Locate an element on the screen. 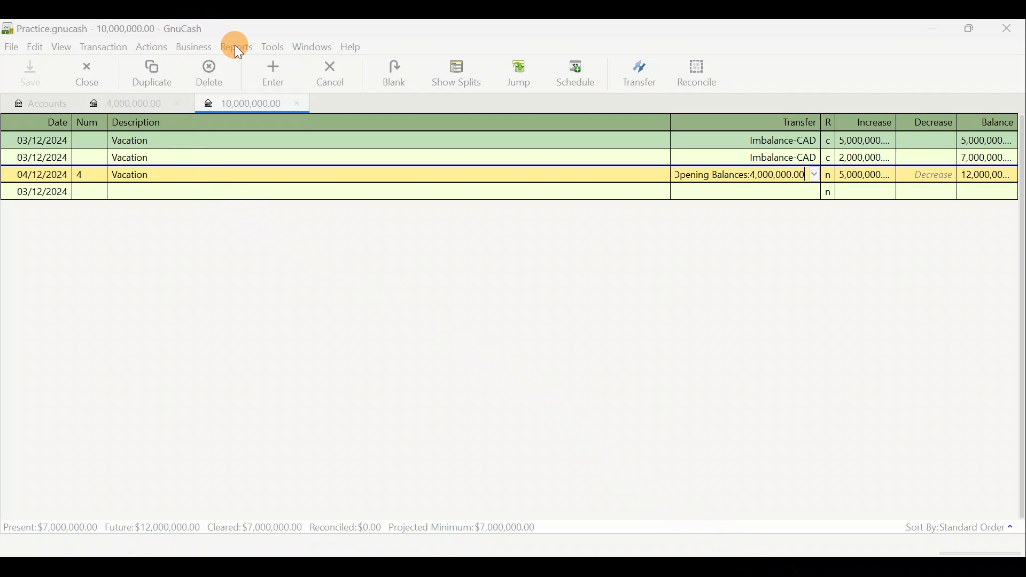  03/12/2024 is located at coordinates (43, 192).